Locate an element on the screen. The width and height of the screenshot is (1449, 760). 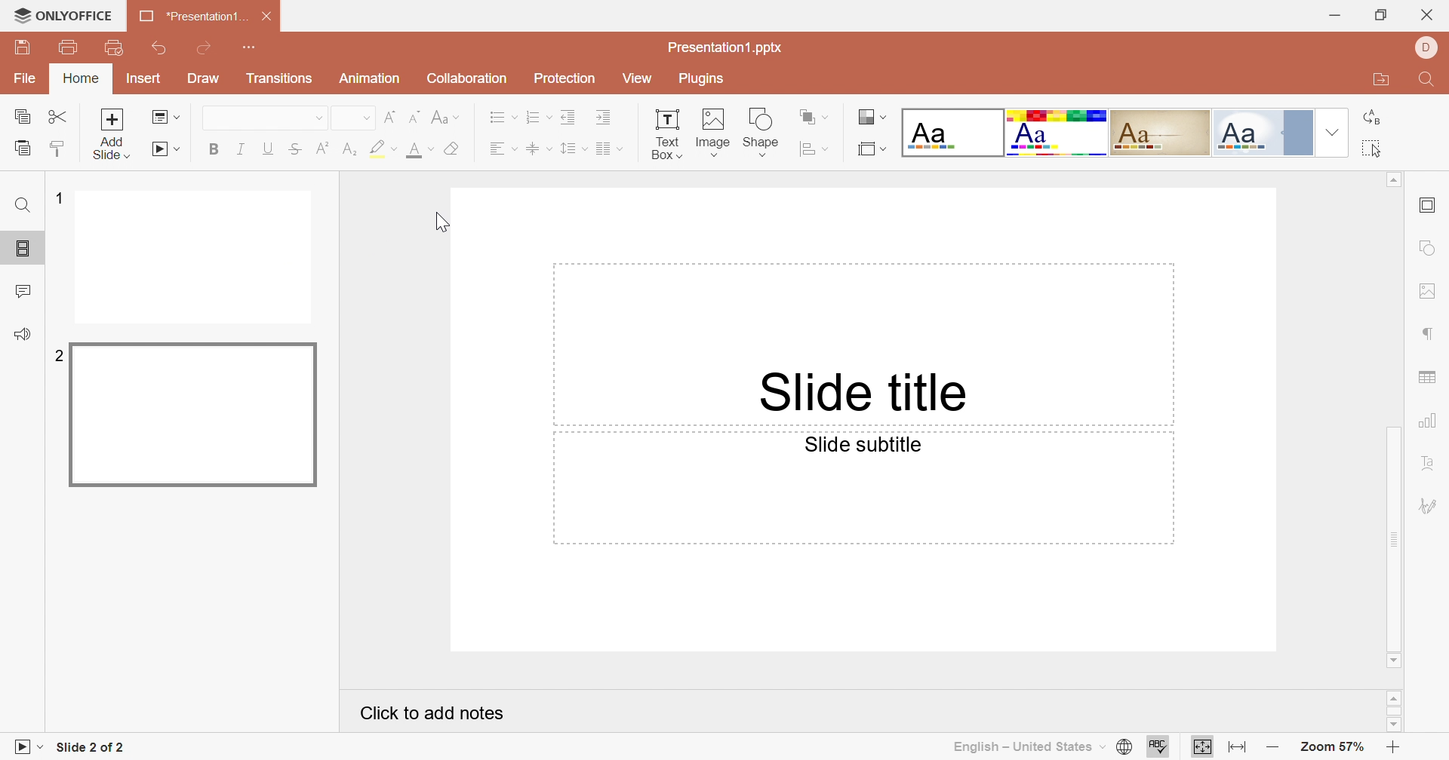
Select slide size is located at coordinates (872, 149).